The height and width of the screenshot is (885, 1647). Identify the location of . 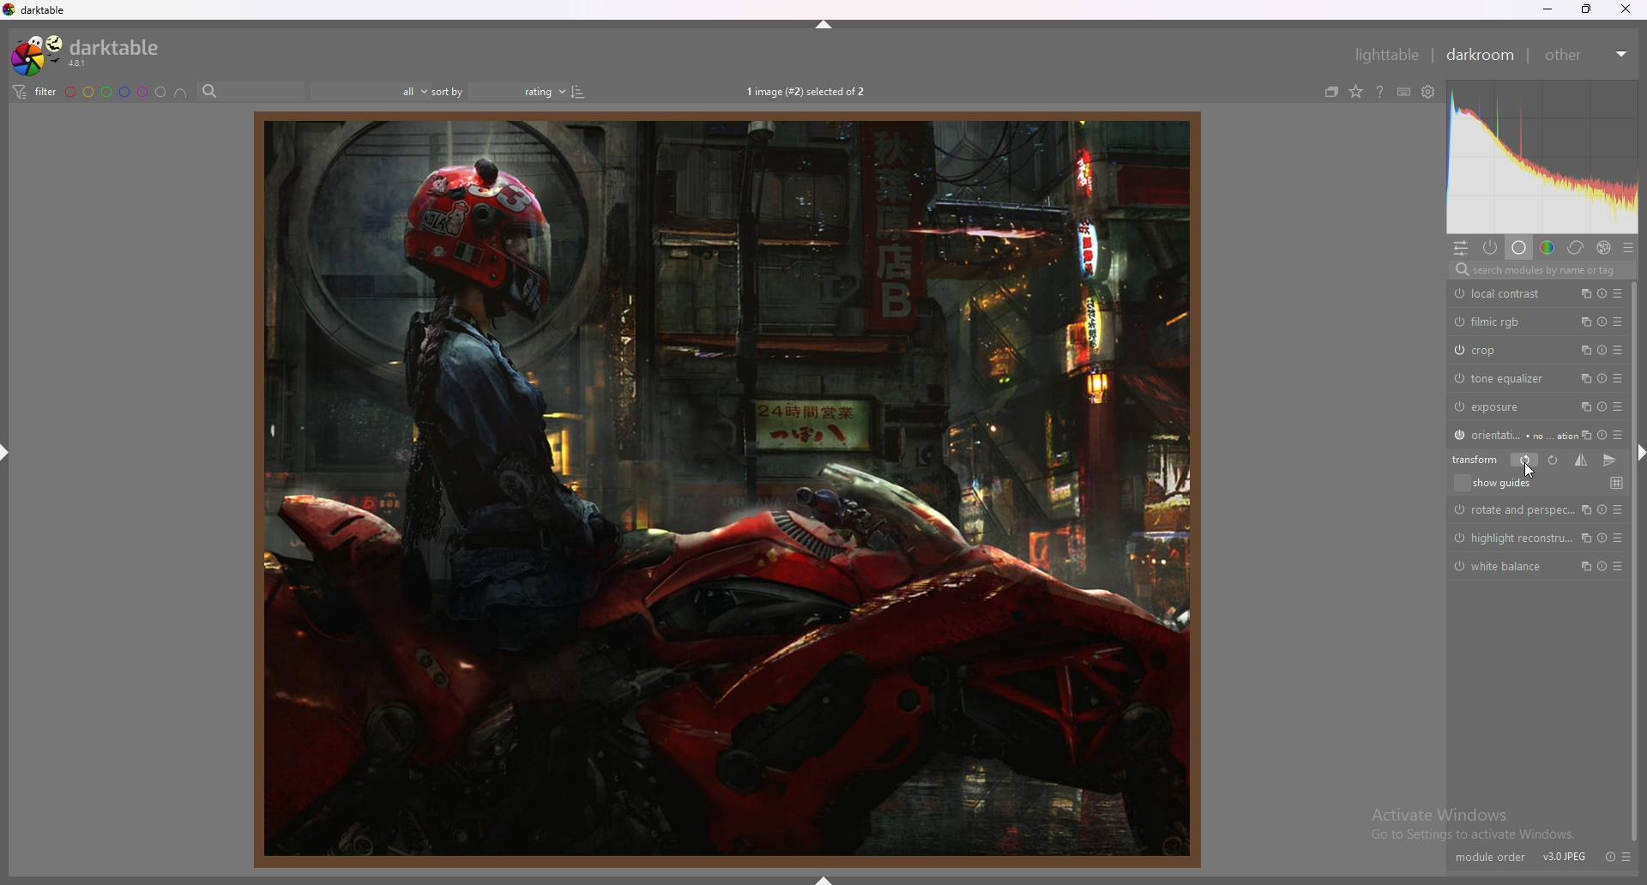
(9652, 3500).